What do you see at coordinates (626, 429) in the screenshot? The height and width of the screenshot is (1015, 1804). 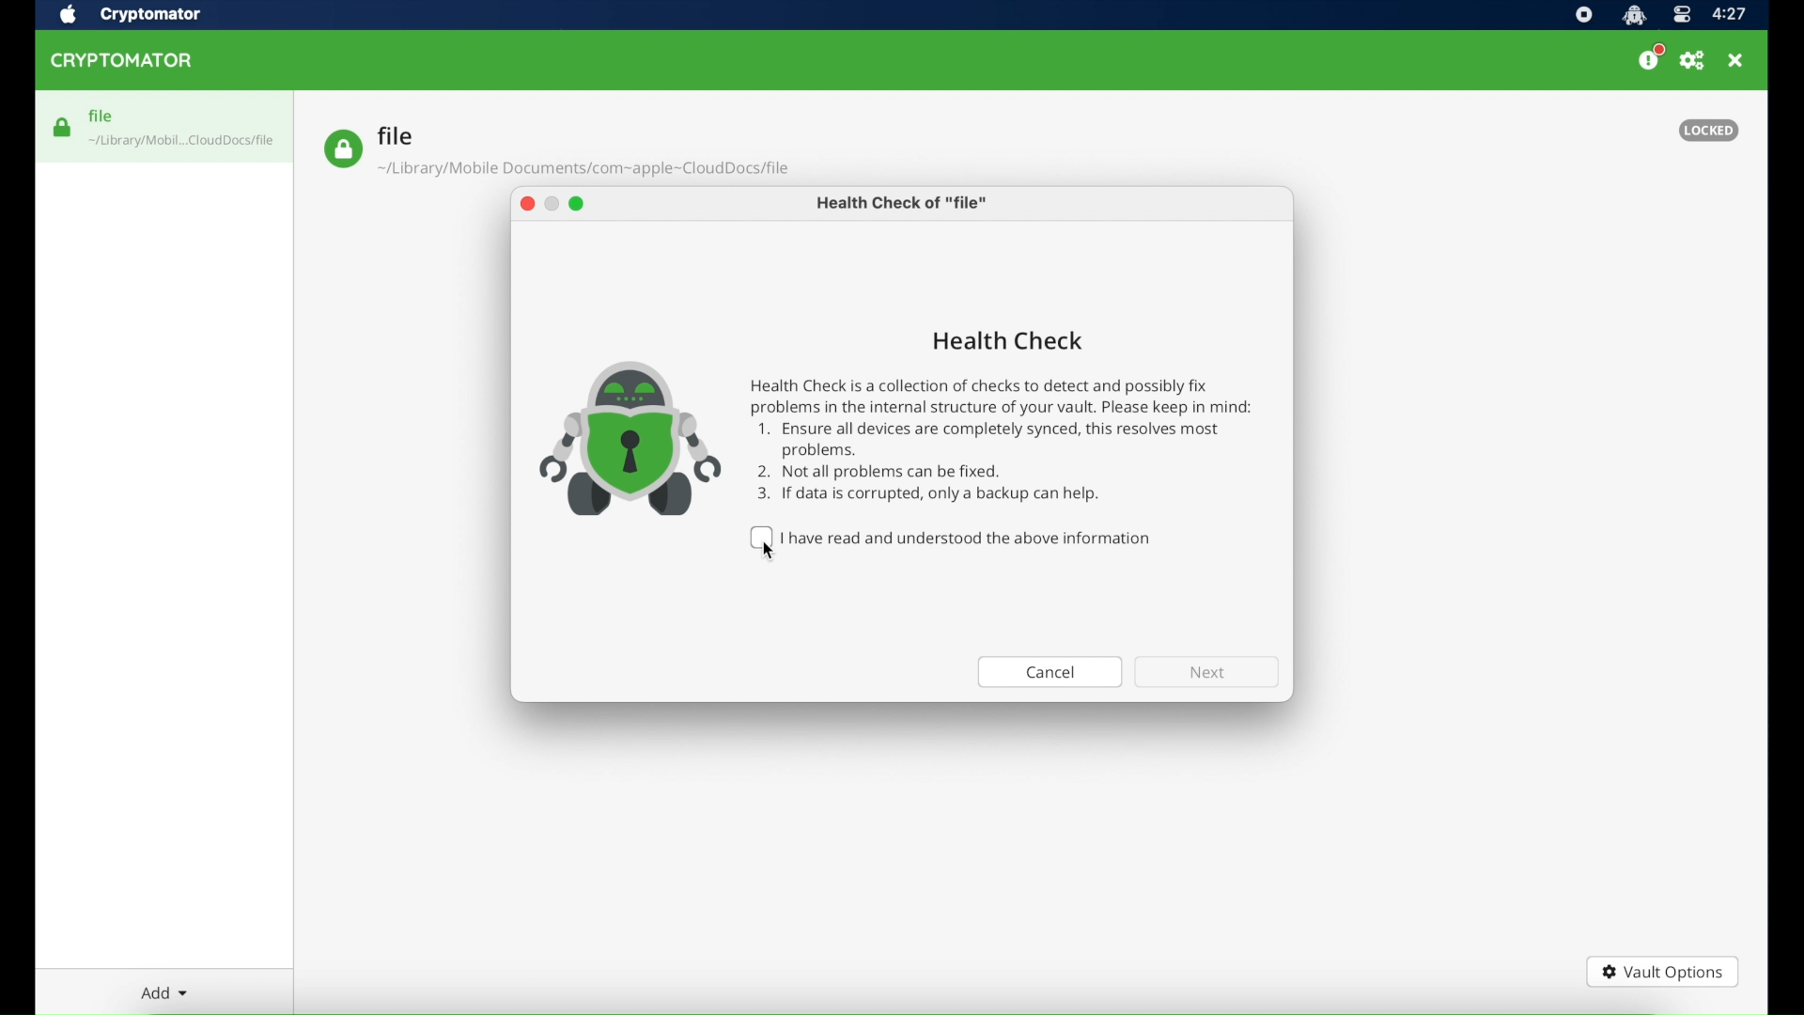 I see `icon` at bounding box center [626, 429].